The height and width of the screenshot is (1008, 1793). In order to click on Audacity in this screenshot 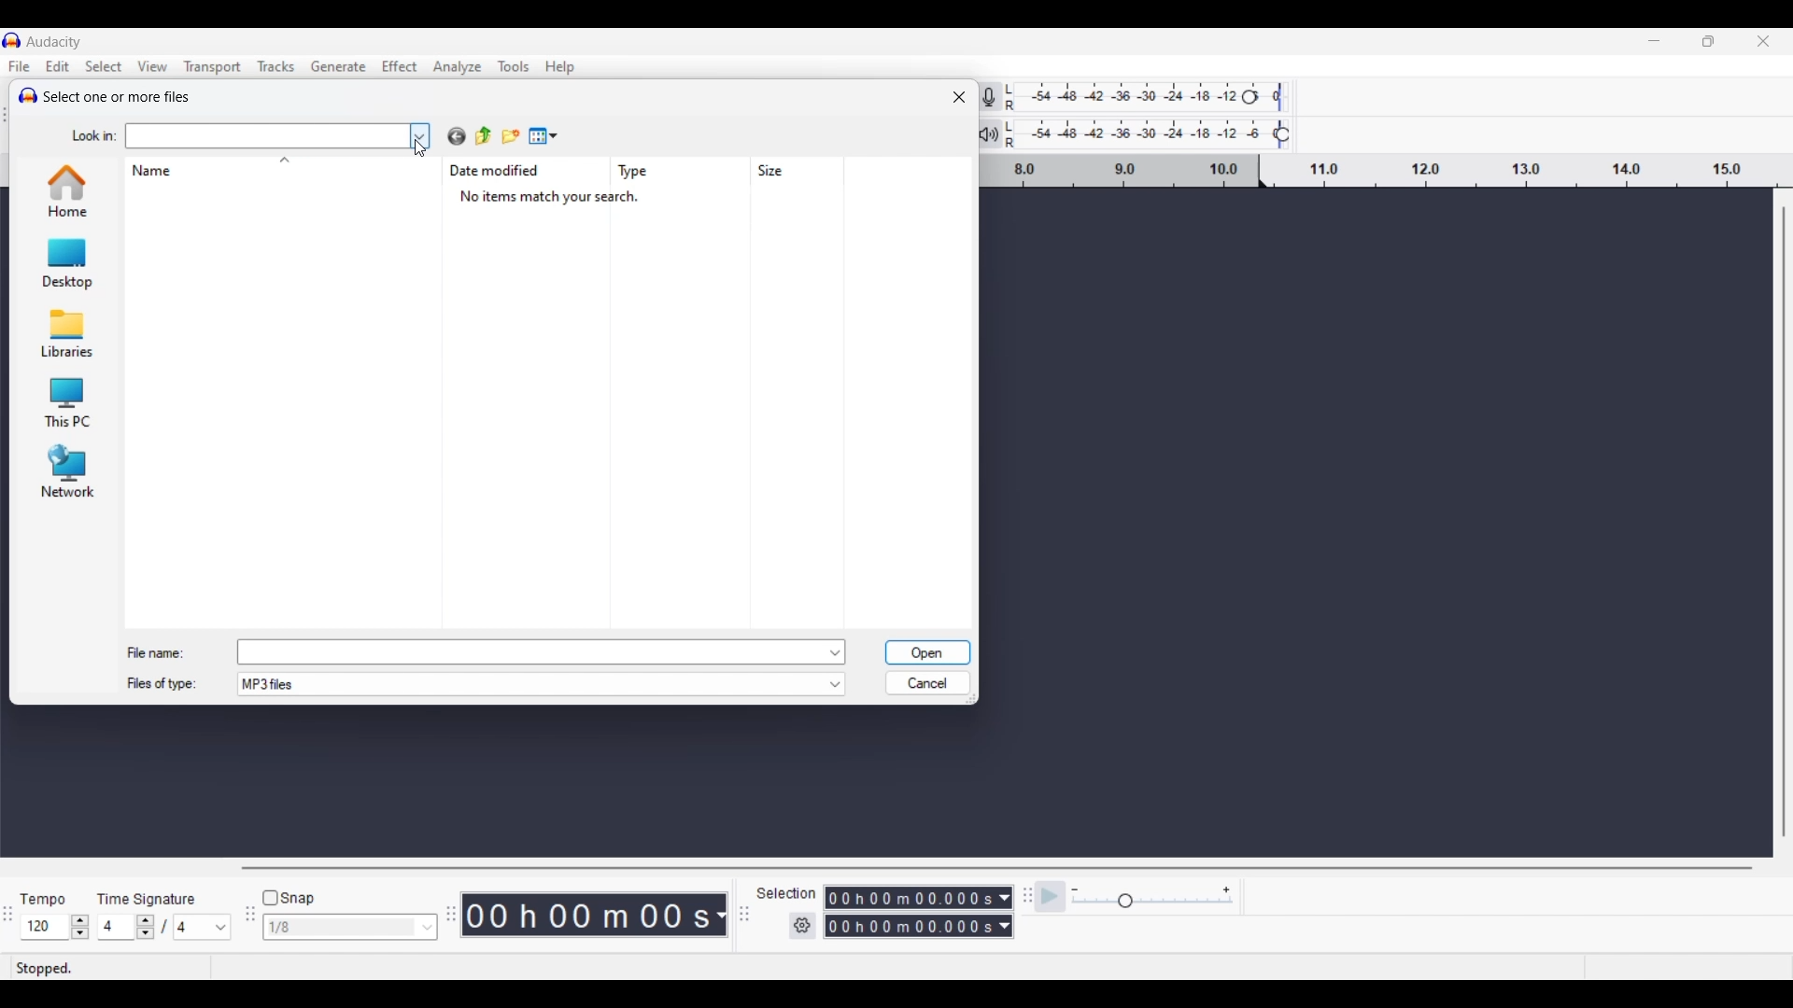, I will do `click(57, 41)`.